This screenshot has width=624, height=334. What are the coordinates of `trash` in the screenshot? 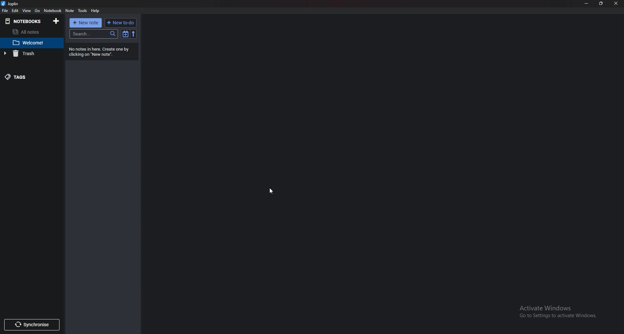 It's located at (29, 54).